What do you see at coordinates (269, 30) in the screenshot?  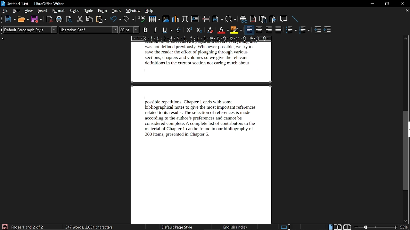 I see `align right` at bounding box center [269, 30].